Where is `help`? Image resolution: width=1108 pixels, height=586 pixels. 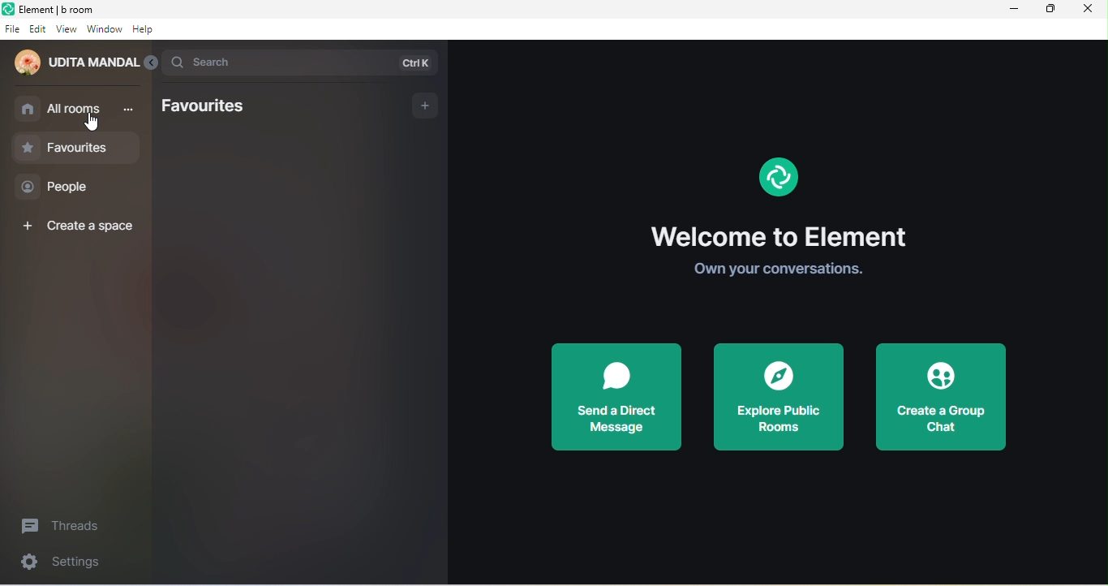 help is located at coordinates (145, 30).